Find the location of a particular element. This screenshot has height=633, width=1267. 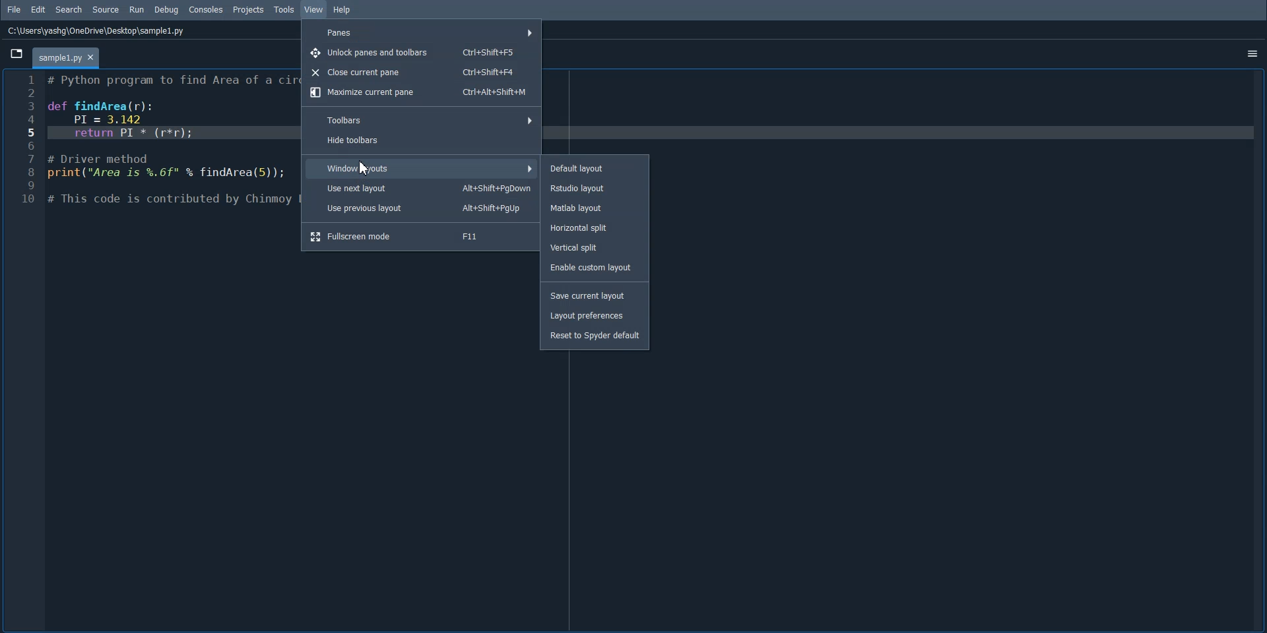

Help is located at coordinates (342, 11).